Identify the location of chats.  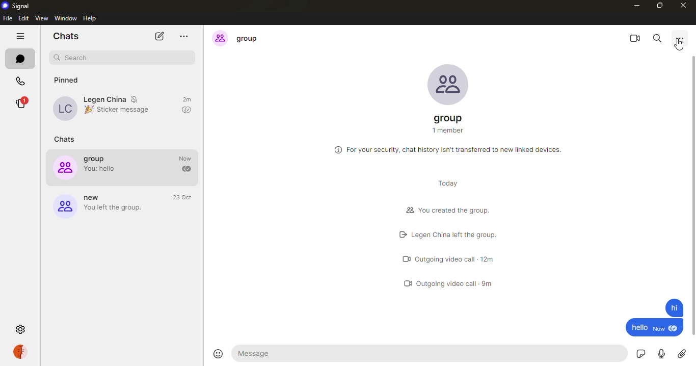
(65, 37).